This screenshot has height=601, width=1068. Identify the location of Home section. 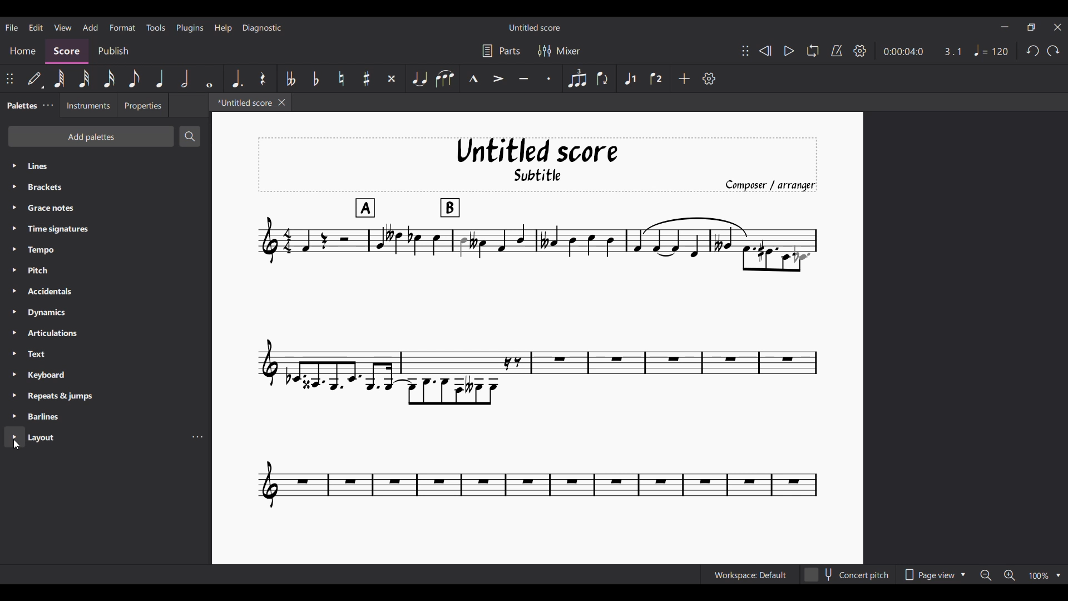
(22, 51).